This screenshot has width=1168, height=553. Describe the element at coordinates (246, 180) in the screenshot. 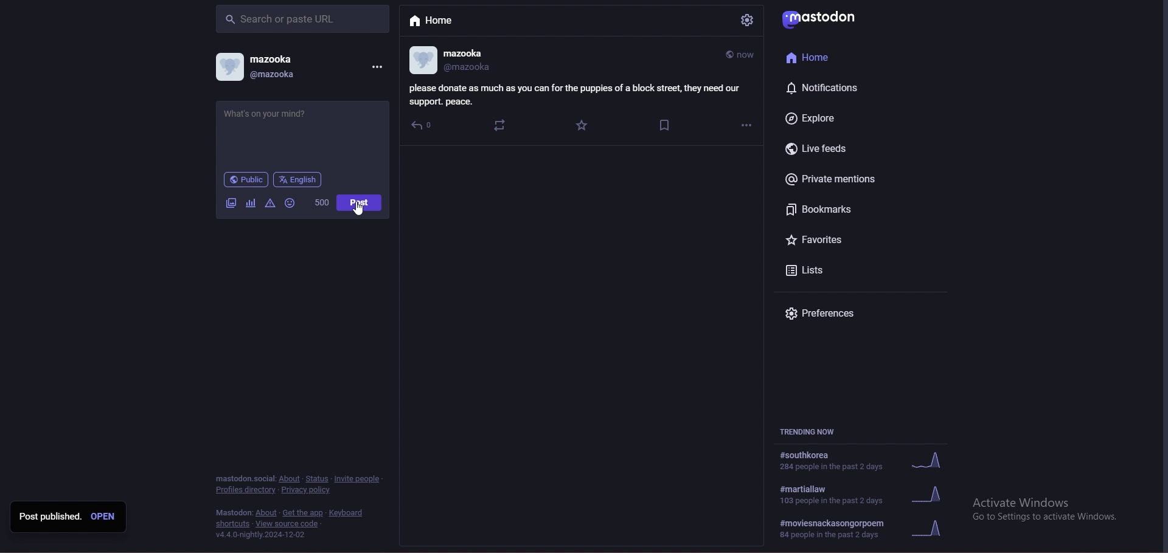

I see `public` at that location.